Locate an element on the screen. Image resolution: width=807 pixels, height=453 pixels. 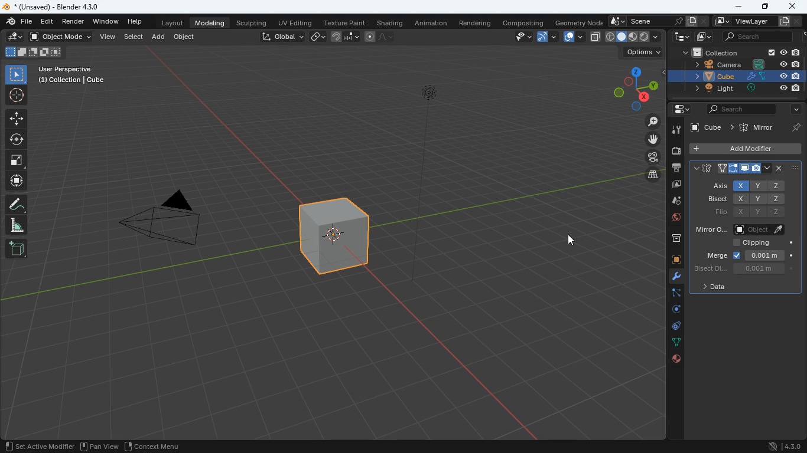
 is located at coordinates (795, 76).